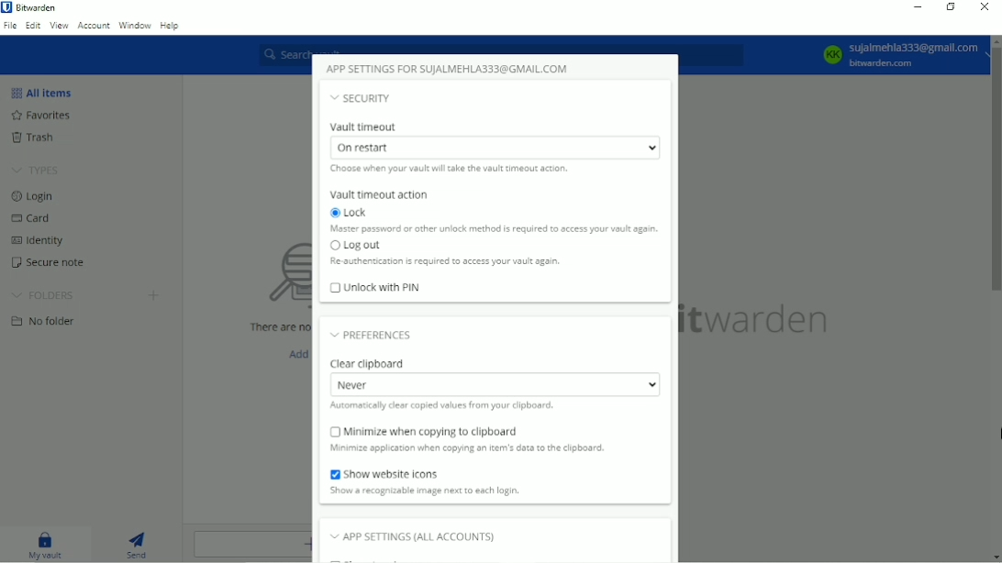 Image resolution: width=1002 pixels, height=563 pixels. I want to click on Minimize when copying to clipboard, so click(469, 431).